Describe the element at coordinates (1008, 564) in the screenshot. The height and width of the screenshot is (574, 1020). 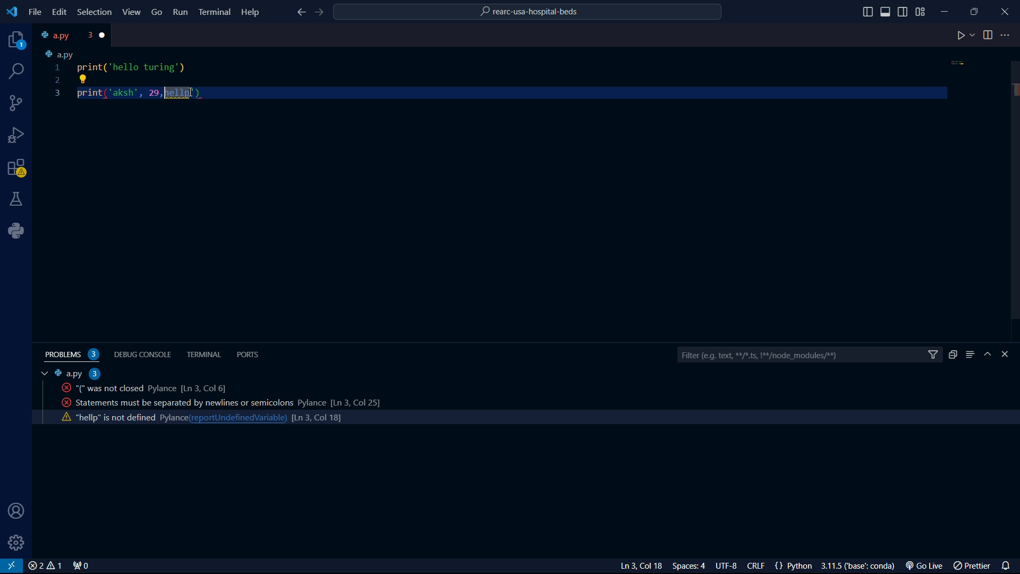
I see `notifications` at that location.